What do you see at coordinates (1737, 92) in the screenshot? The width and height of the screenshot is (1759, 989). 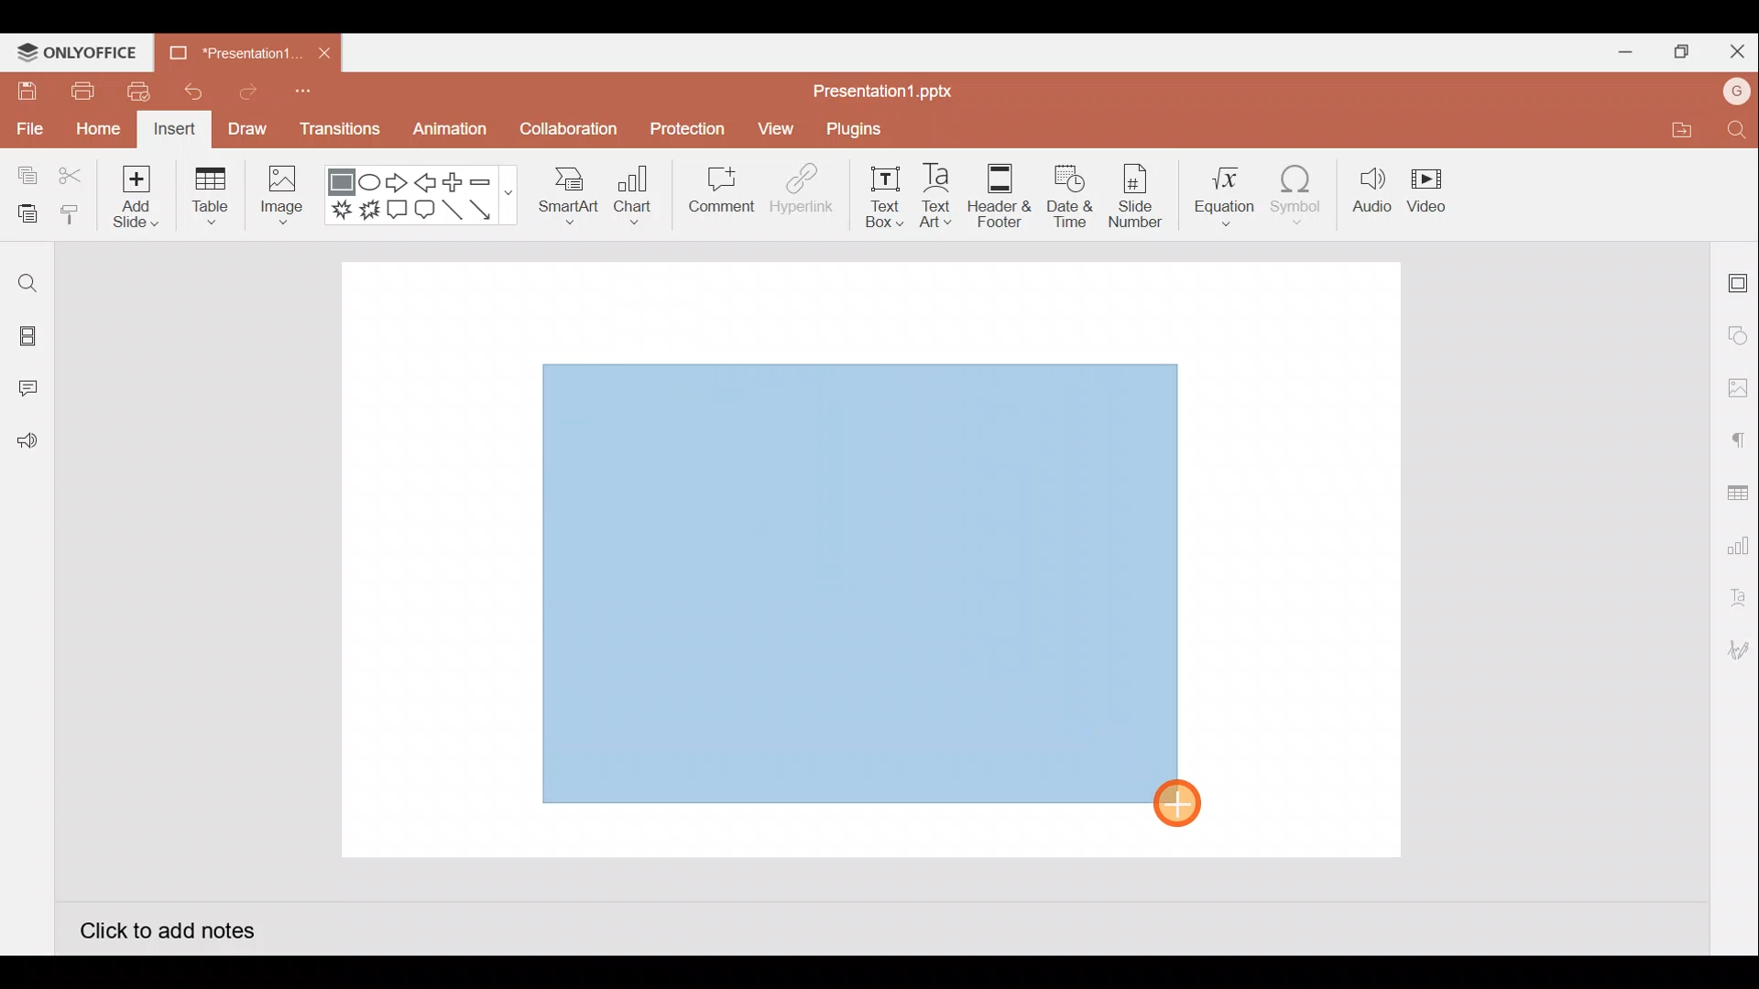 I see `Account name` at bounding box center [1737, 92].